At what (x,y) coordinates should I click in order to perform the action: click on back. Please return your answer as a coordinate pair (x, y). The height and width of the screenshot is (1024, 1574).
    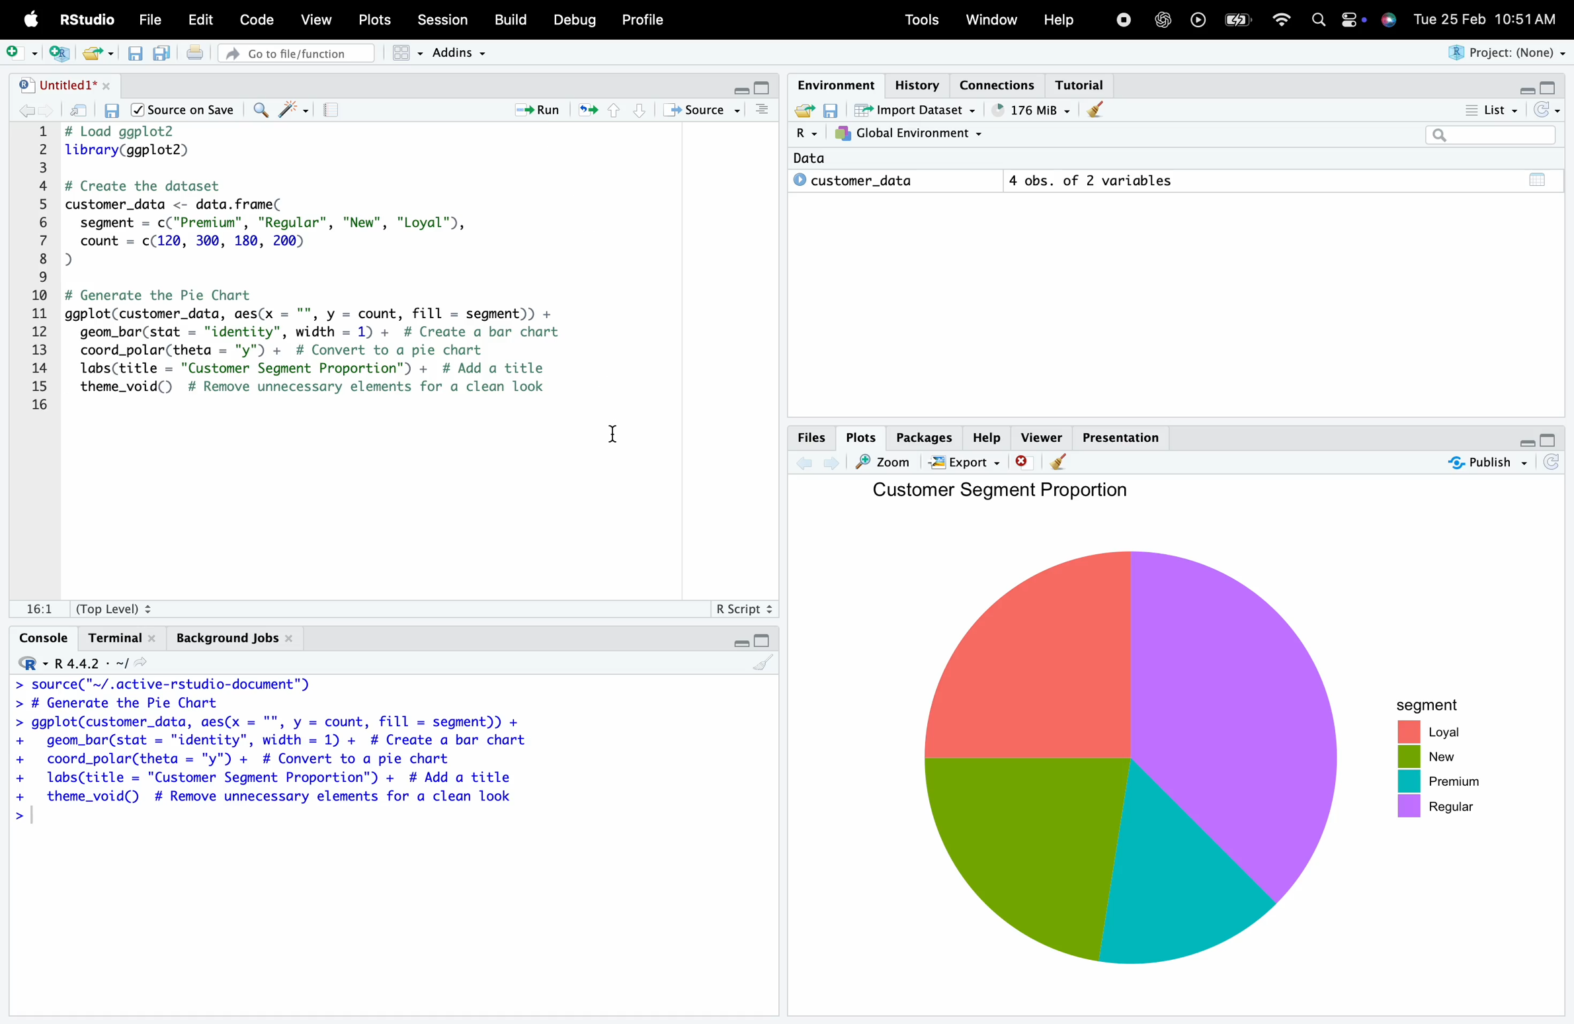
    Looking at the image, I should click on (805, 466).